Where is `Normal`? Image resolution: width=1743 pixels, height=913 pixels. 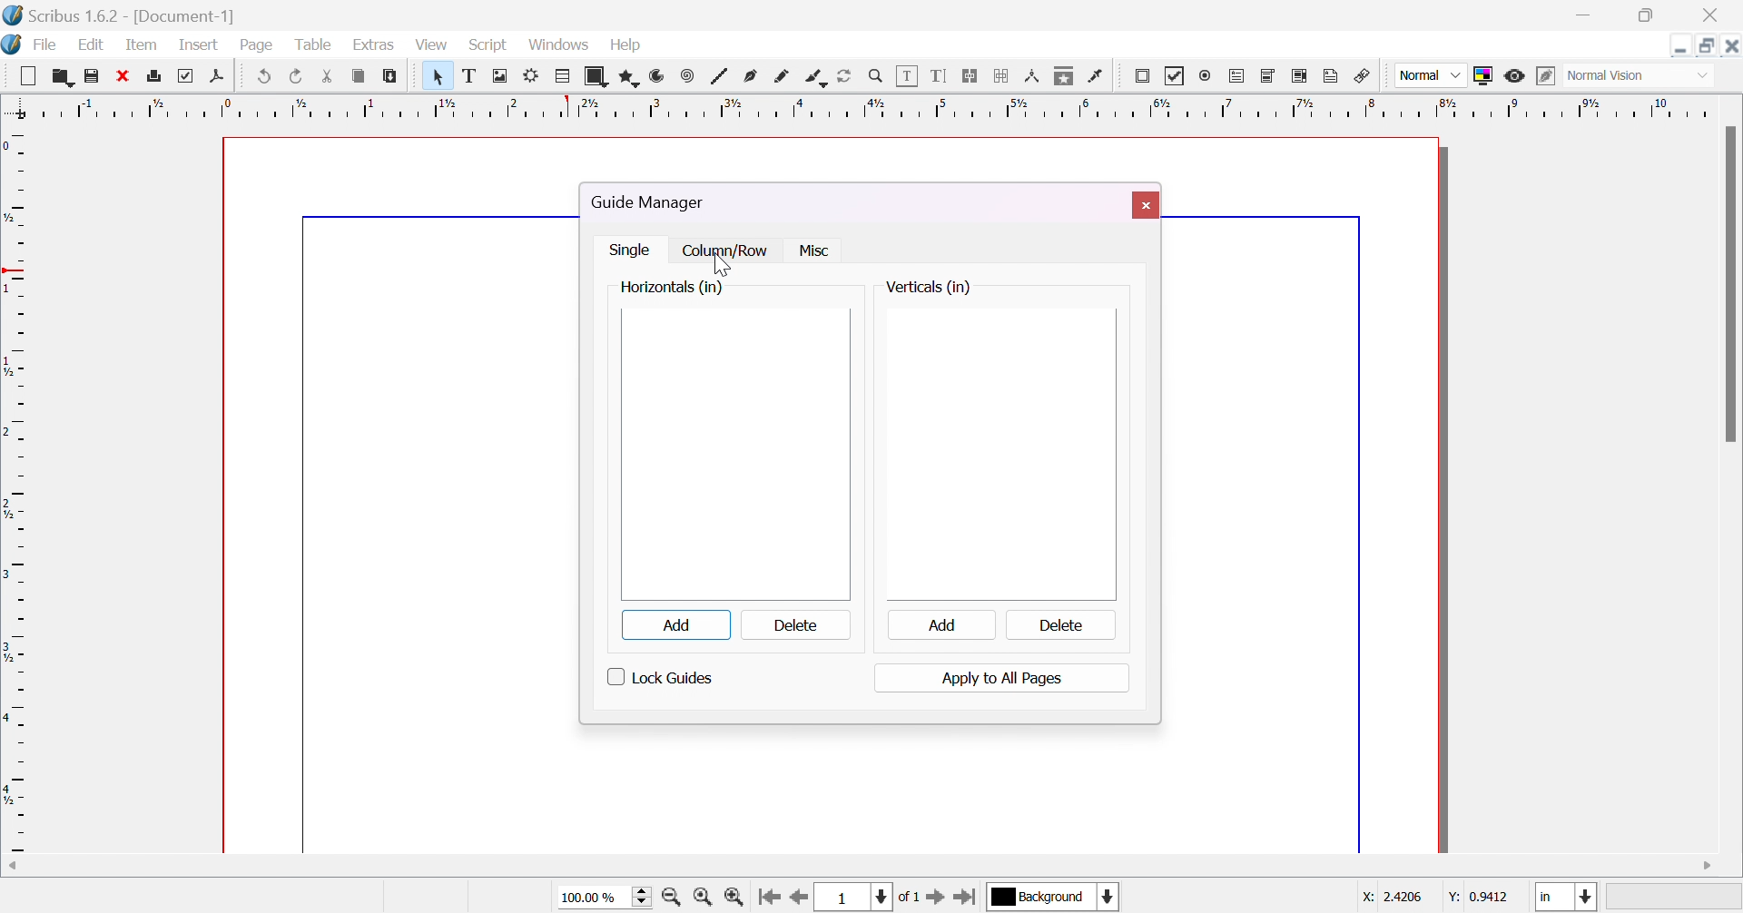
Normal is located at coordinates (1430, 75).